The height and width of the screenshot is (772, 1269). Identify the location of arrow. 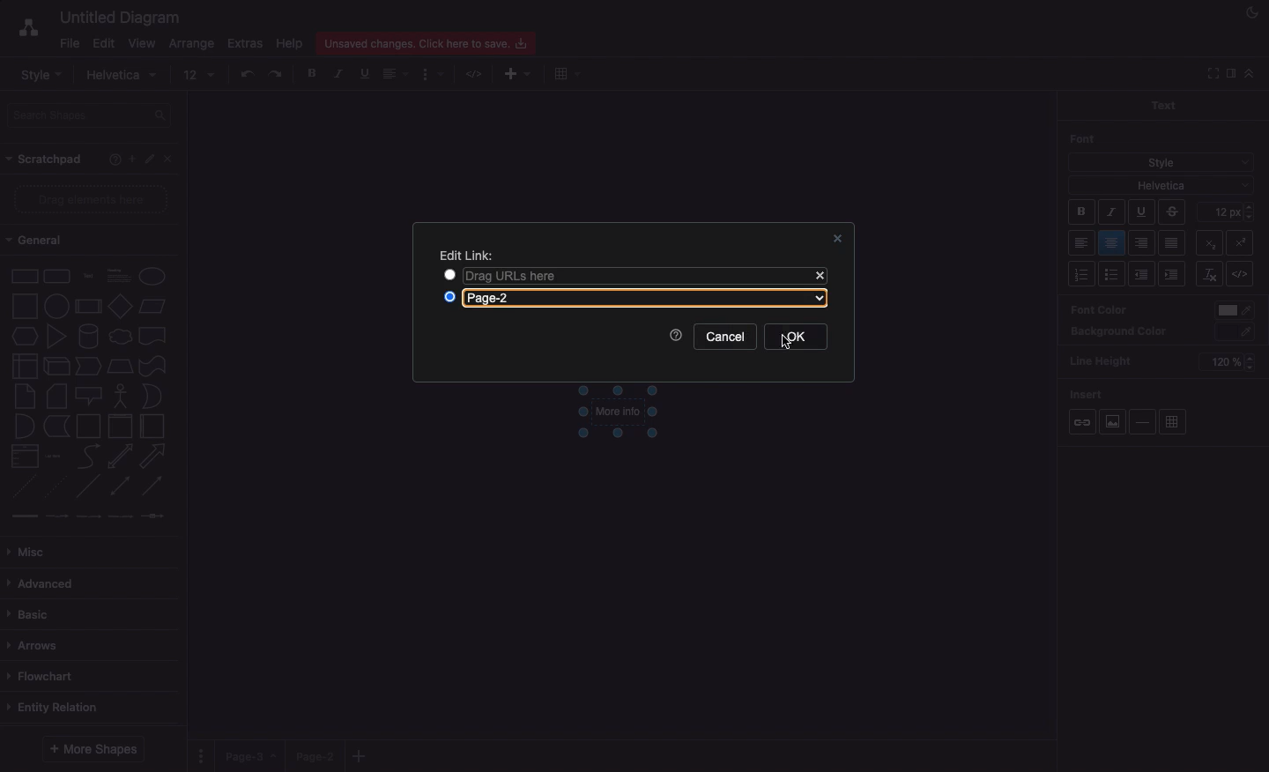
(153, 457).